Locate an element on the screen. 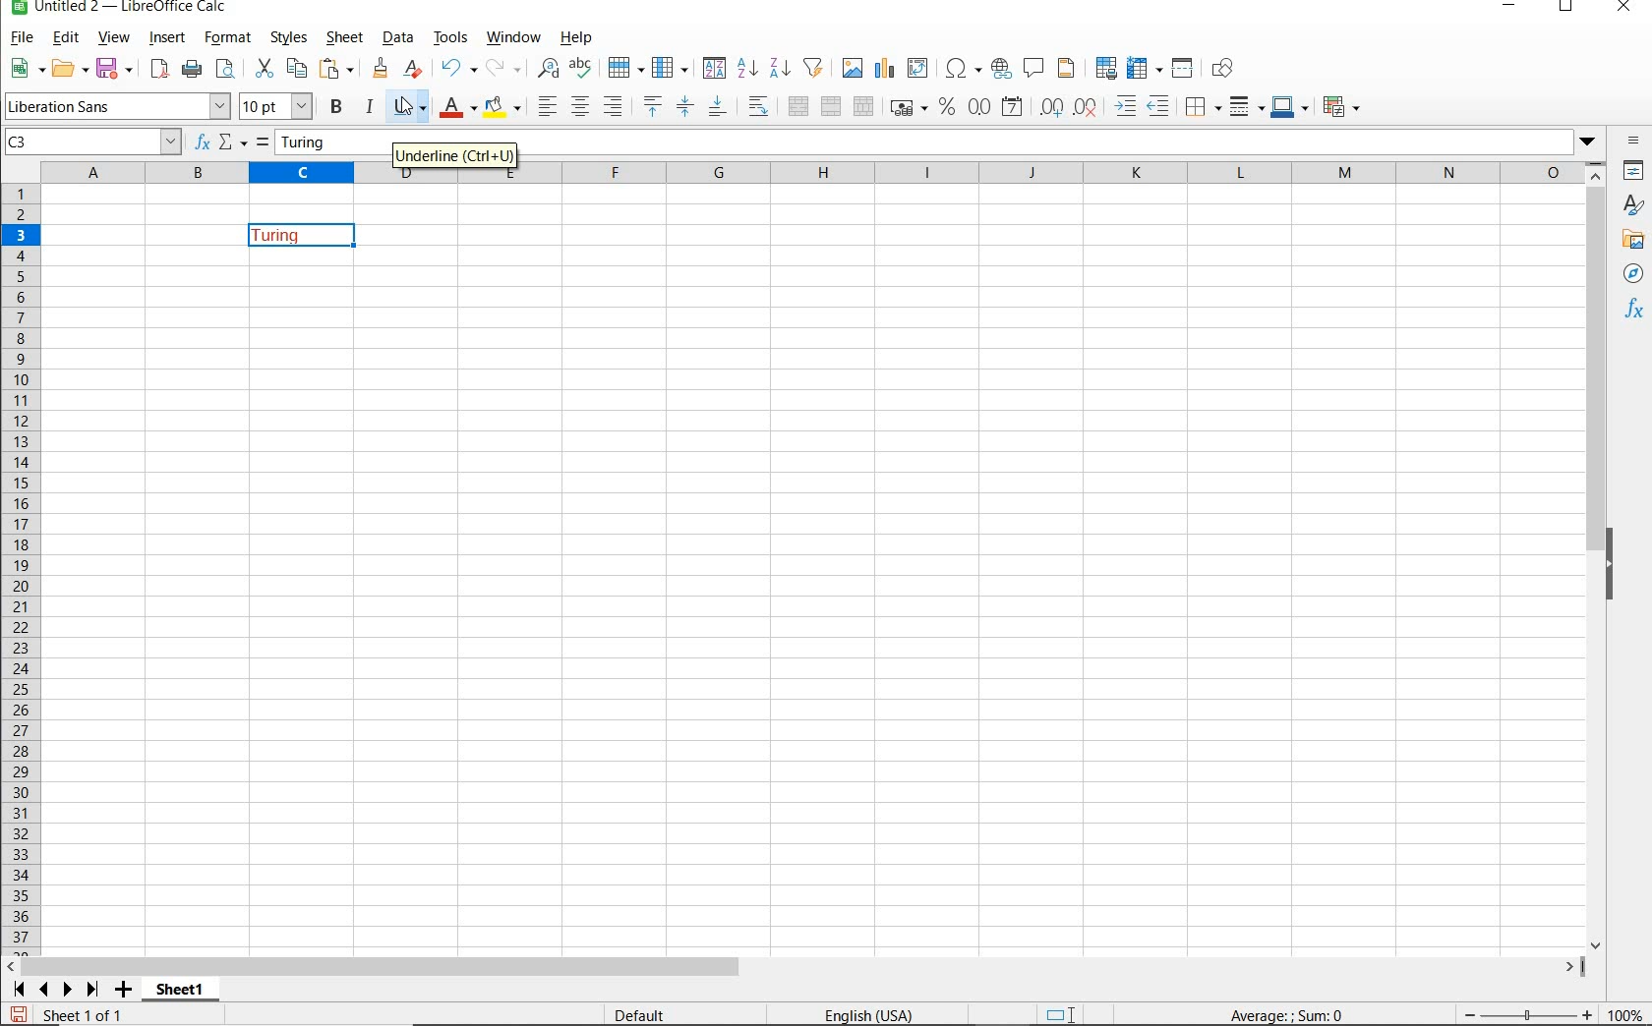 This screenshot has height=1026, width=1652. SHEET1 is located at coordinates (184, 992).